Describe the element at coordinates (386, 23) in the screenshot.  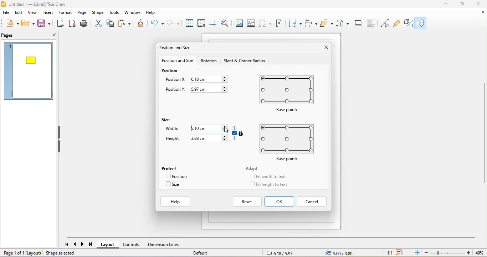
I see `toggle point edit mode` at that location.